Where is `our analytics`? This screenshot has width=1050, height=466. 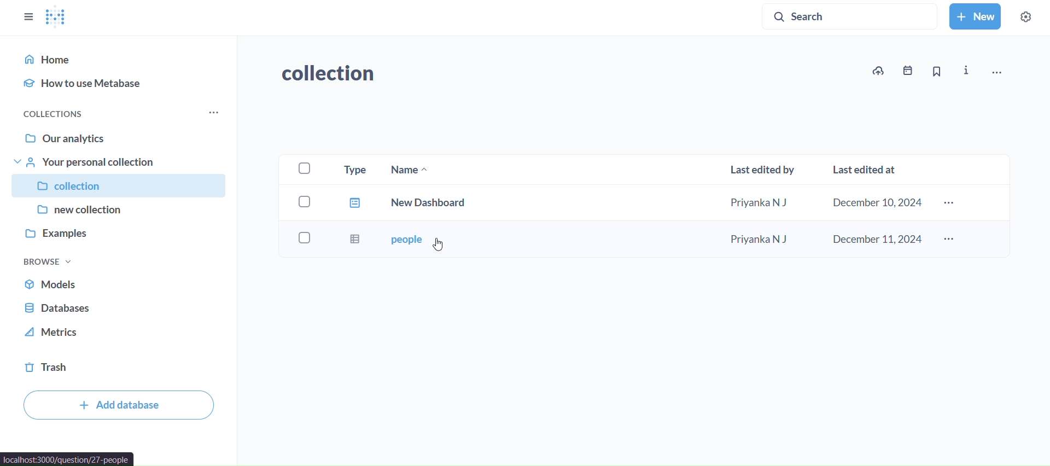
our analytics is located at coordinates (120, 140).